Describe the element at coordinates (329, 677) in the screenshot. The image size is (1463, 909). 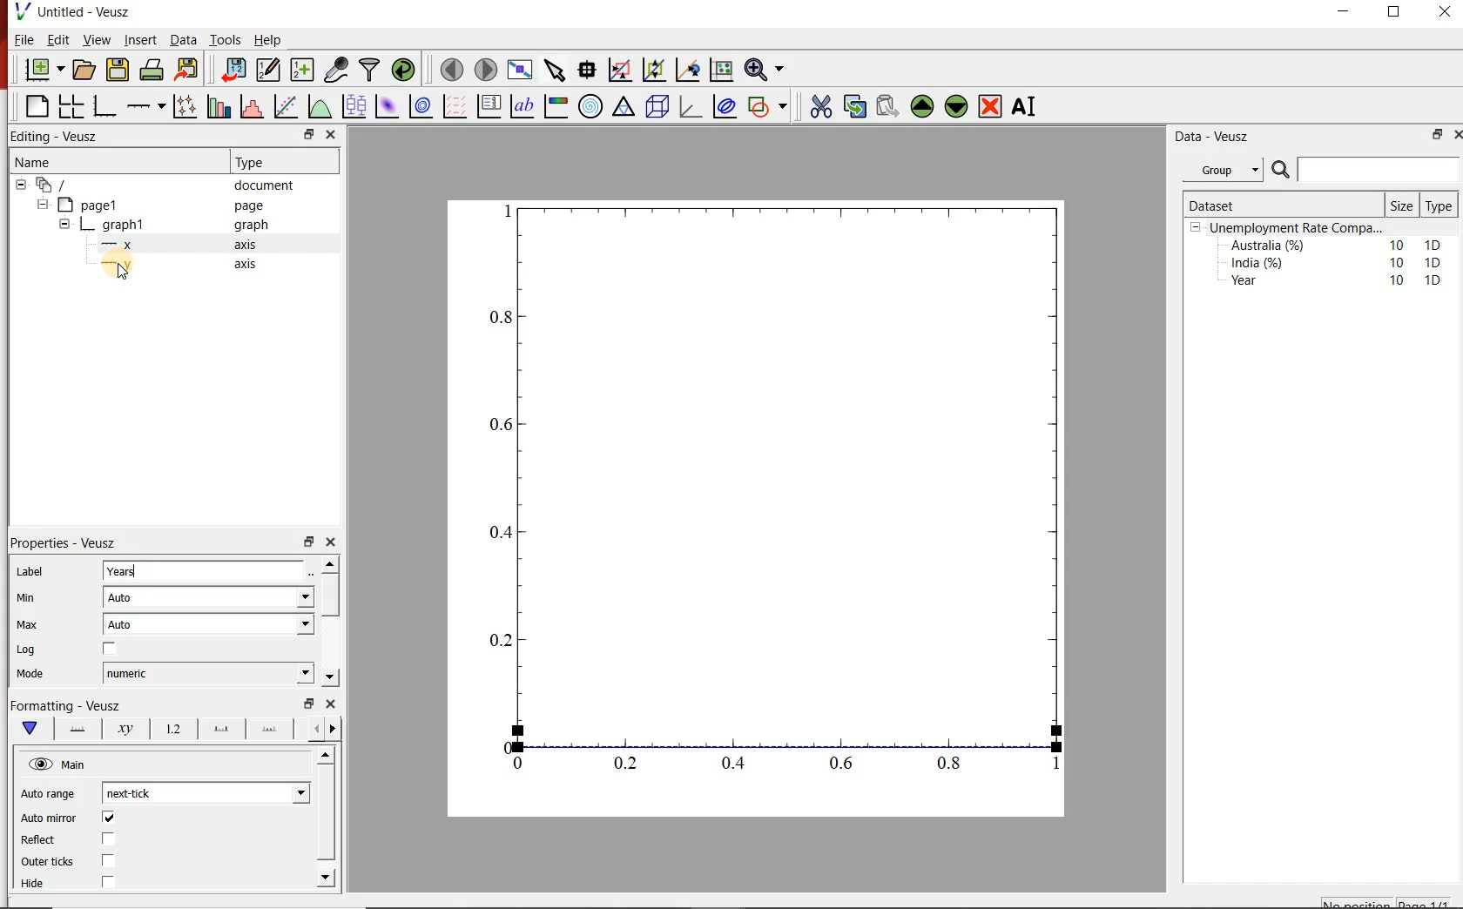
I see `move down` at that location.